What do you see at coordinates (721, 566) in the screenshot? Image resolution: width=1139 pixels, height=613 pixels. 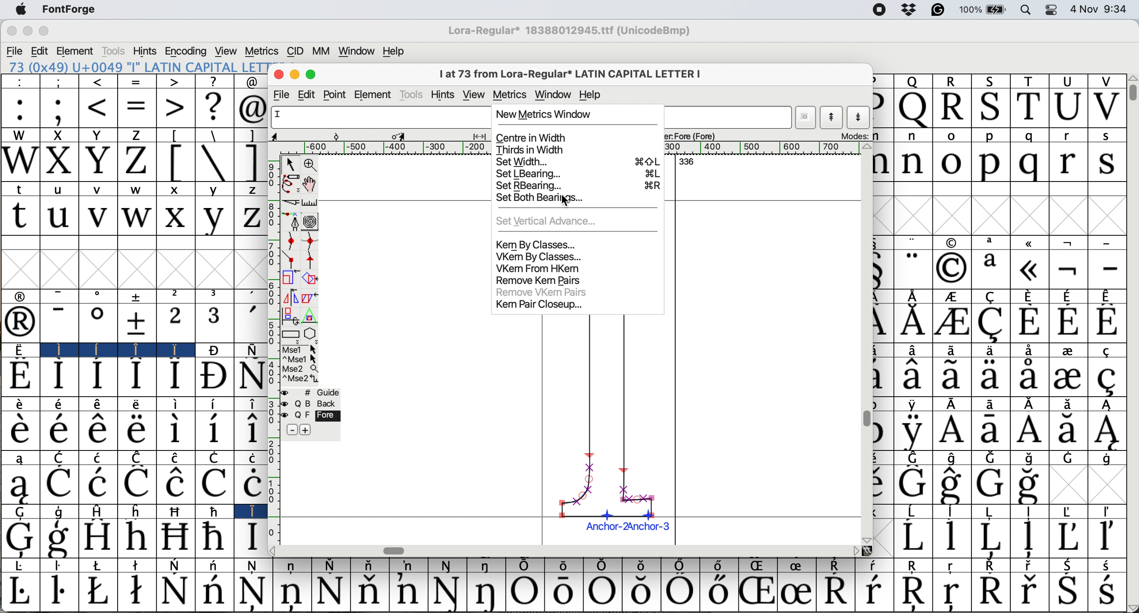 I see `Symbol` at bounding box center [721, 566].